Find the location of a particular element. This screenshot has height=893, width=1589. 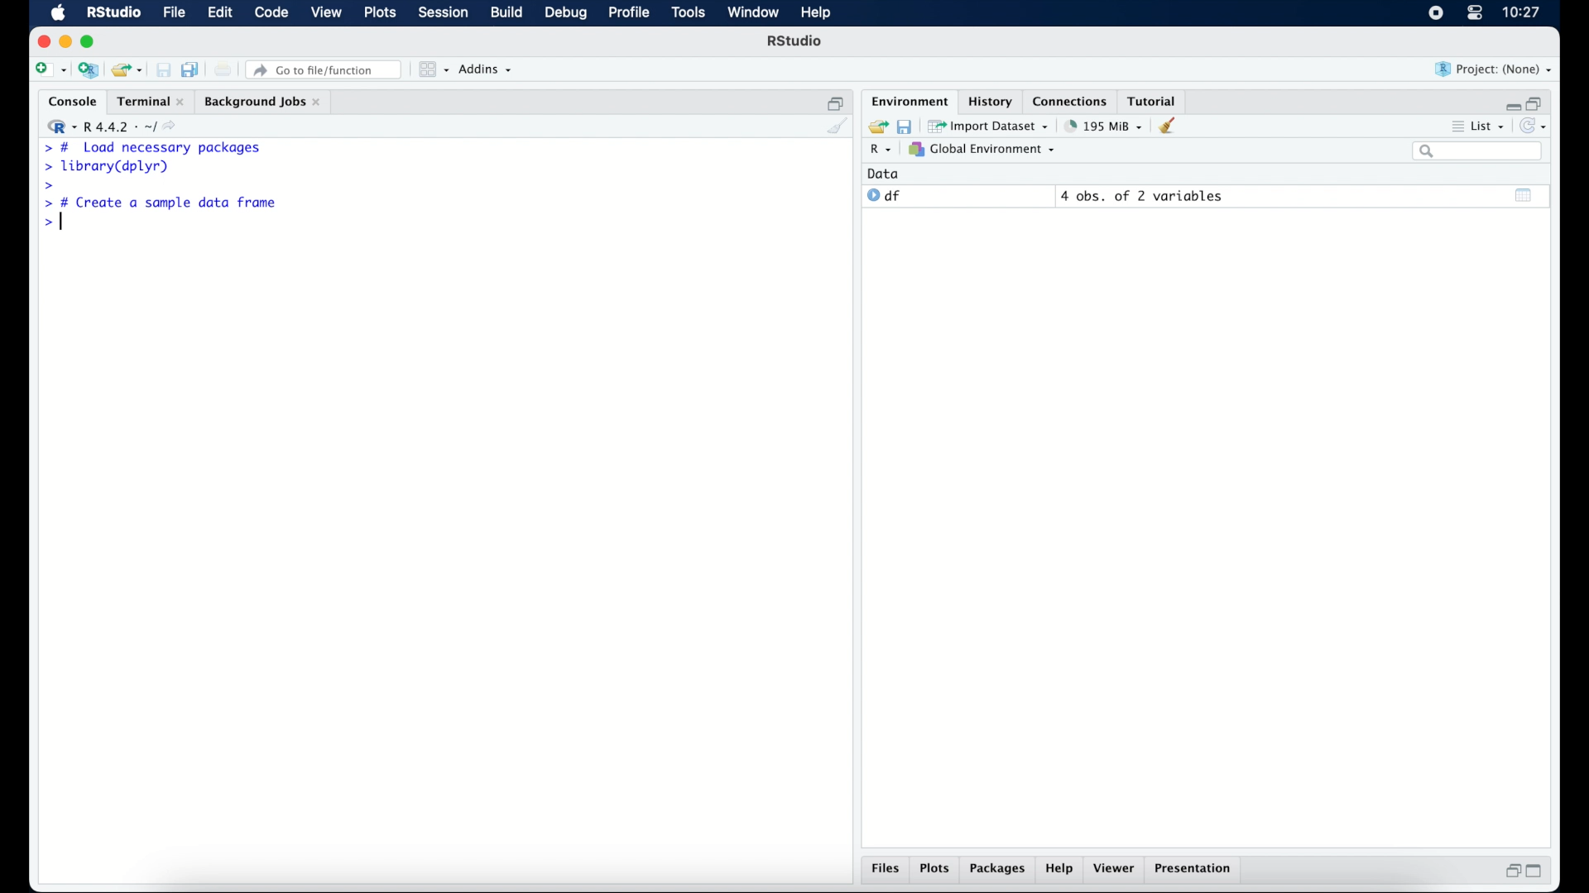

create new file is located at coordinates (50, 71).